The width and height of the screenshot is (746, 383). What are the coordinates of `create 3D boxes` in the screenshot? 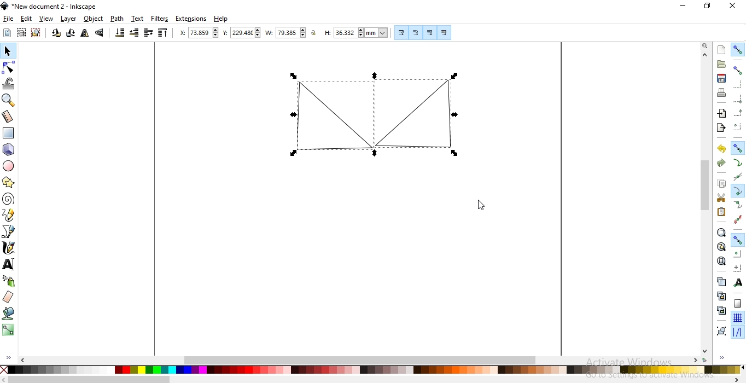 It's located at (8, 150).